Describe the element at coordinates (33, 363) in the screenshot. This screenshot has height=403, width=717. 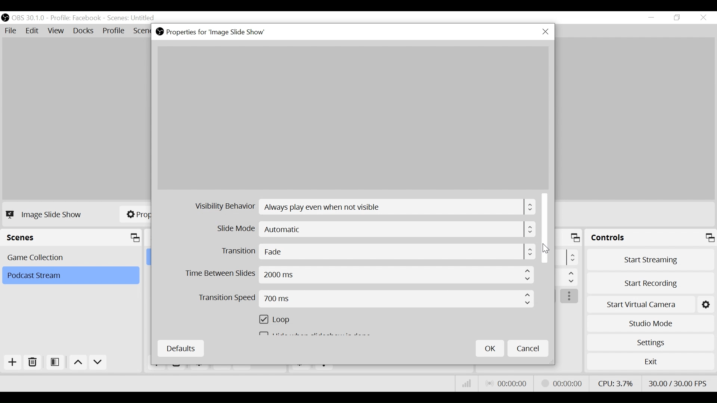
I see `Remove` at that location.